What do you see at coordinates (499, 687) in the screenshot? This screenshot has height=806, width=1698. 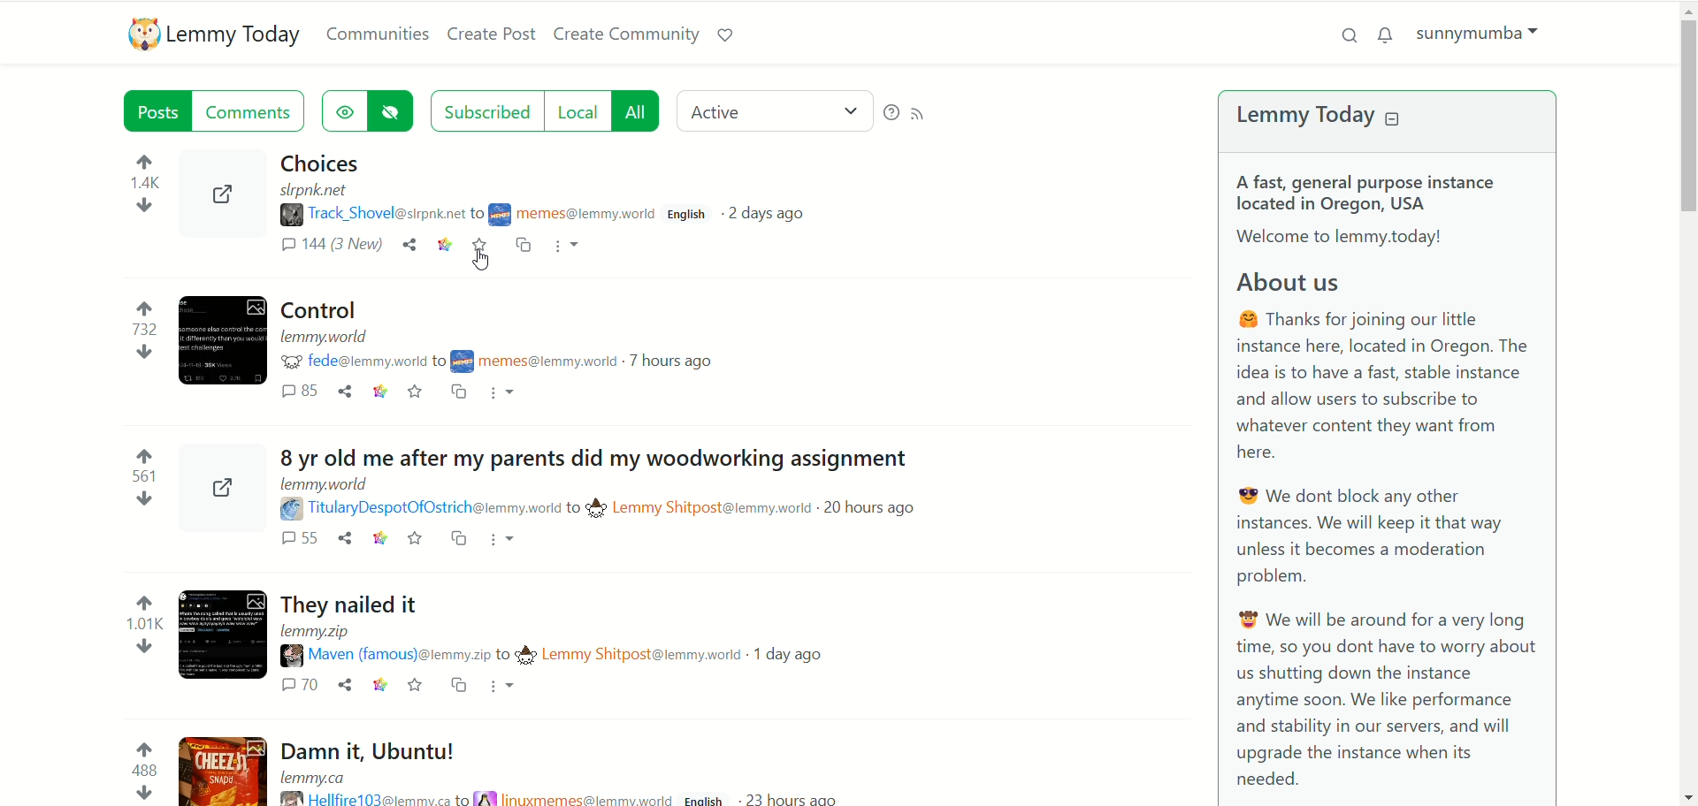 I see `More` at bounding box center [499, 687].